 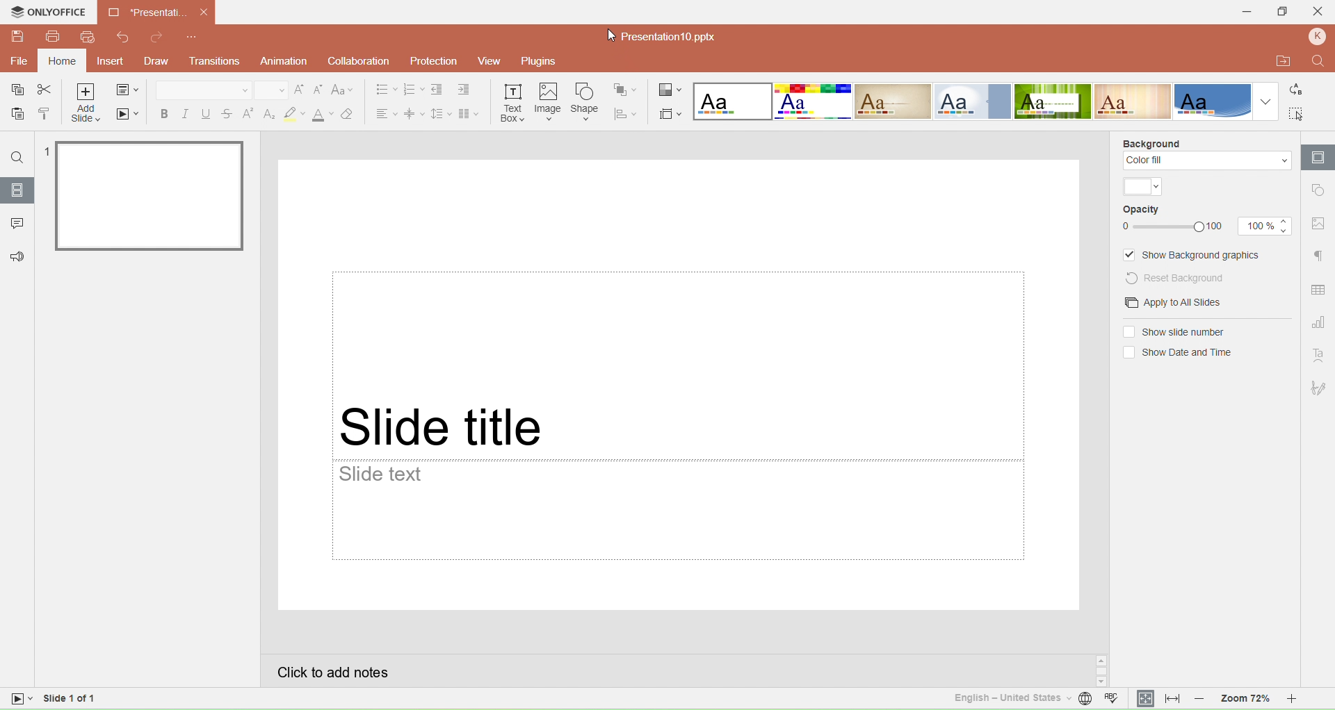 I want to click on (un)select Show slide number, so click(x=1173, y=332).